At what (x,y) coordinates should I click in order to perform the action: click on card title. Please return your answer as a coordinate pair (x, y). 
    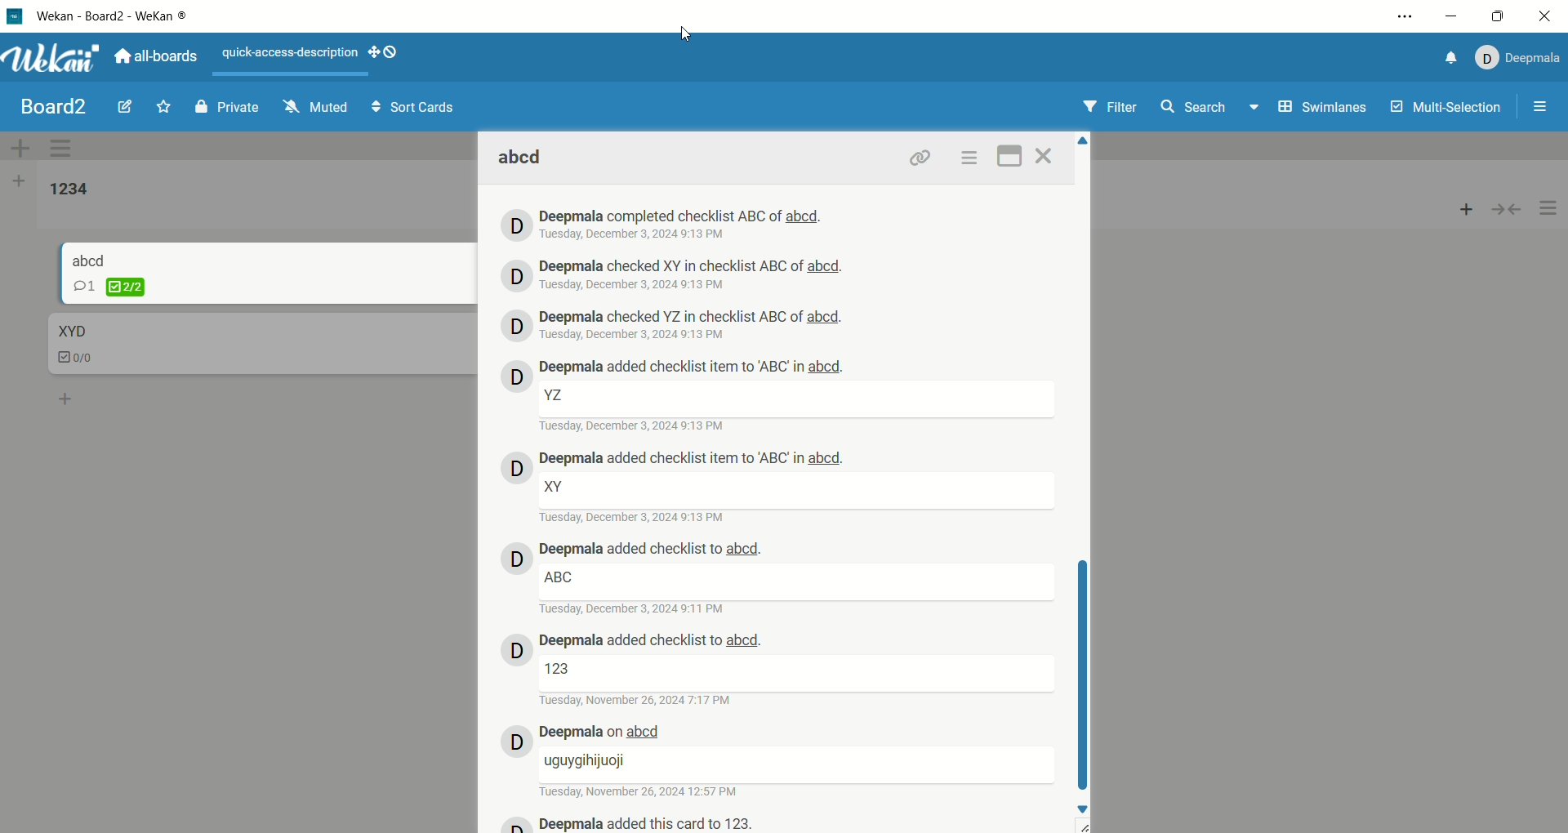
    Looking at the image, I should click on (70, 332).